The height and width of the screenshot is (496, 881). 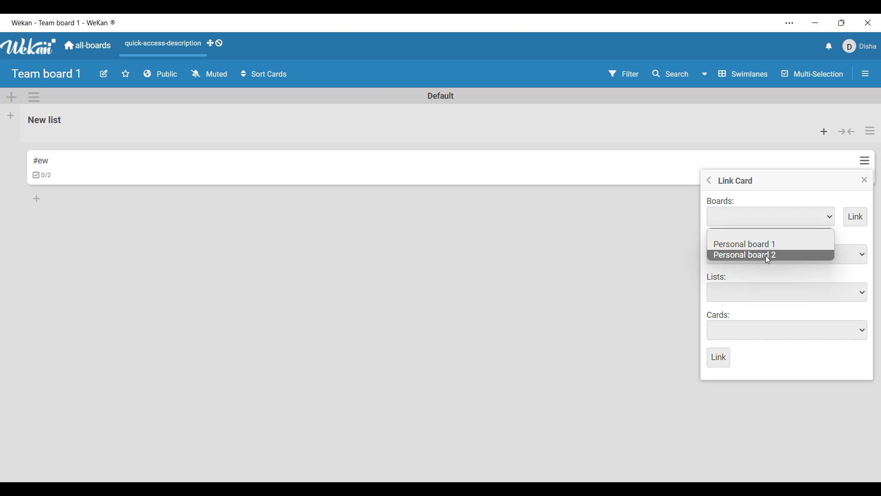 I want to click on Close/Open sidebar, so click(x=865, y=74).